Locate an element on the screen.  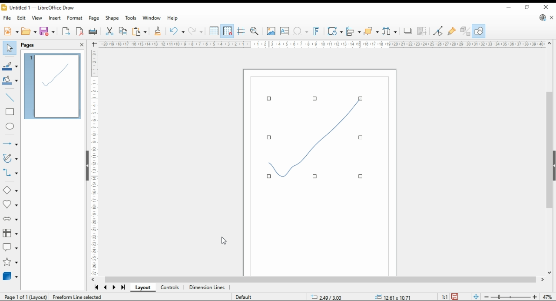
curves and polygons is located at coordinates (10, 158).